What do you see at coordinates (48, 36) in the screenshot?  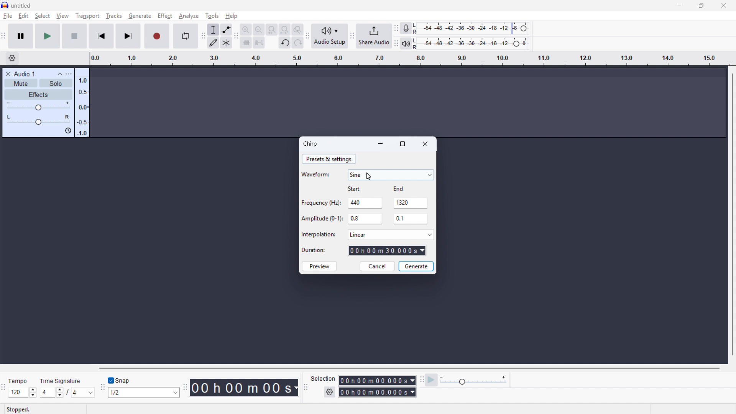 I see `play ` at bounding box center [48, 36].